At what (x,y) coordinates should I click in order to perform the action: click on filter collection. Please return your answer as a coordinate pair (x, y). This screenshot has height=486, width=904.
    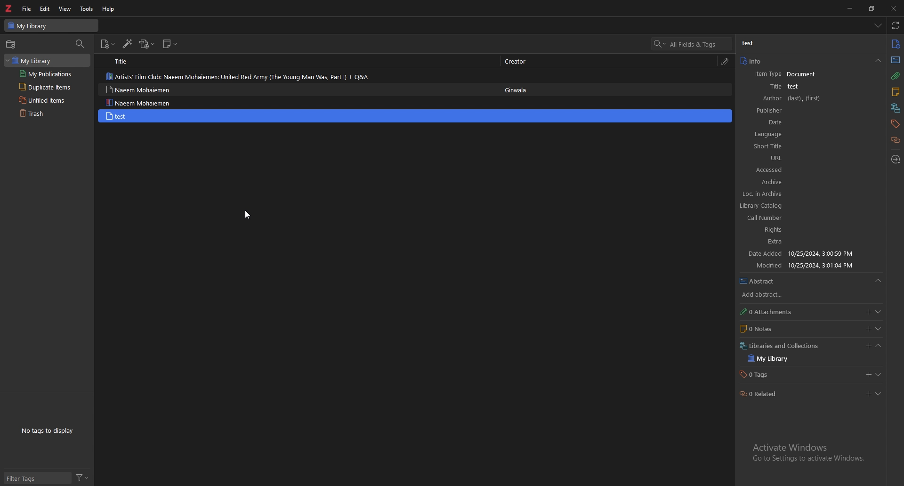
    Looking at the image, I should click on (81, 45).